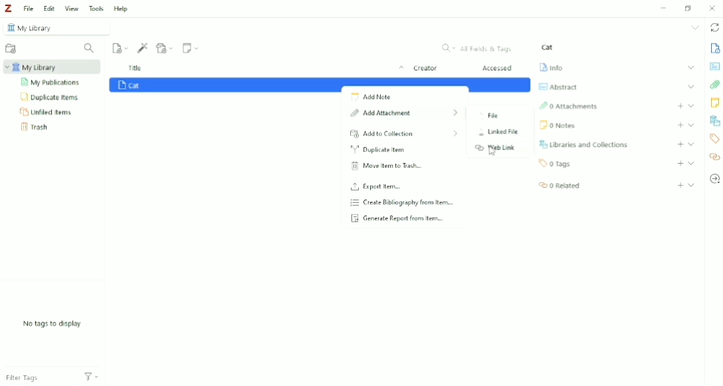 This screenshot has height=386, width=723. What do you see at coordinates (714, 178) in the screenshot?
I see `Locate` at bounding box center [714, 178].